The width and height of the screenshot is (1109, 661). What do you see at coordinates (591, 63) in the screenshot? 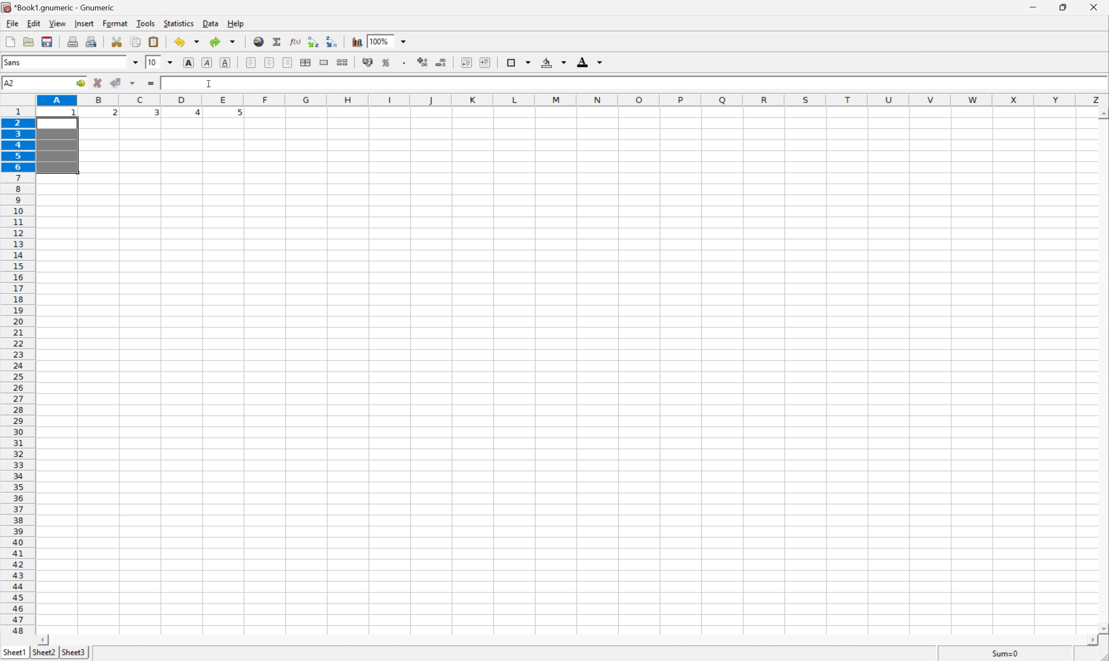
I see `foreground` at bounding box center [591, 63].